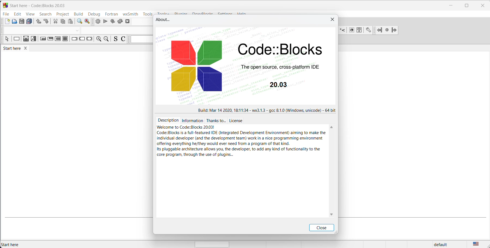  I want to click on abort, so click(130, 22).